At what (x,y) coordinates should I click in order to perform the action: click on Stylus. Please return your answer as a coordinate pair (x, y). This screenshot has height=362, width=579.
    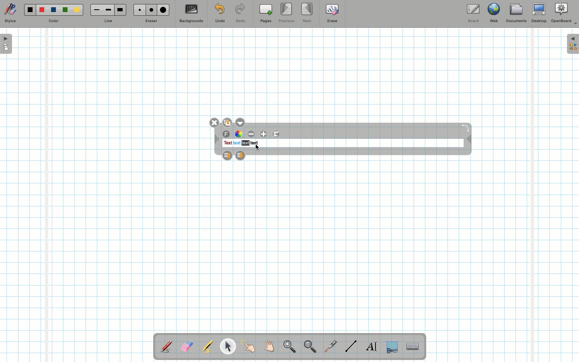
    Looking at the image, I should click on (10, 13).